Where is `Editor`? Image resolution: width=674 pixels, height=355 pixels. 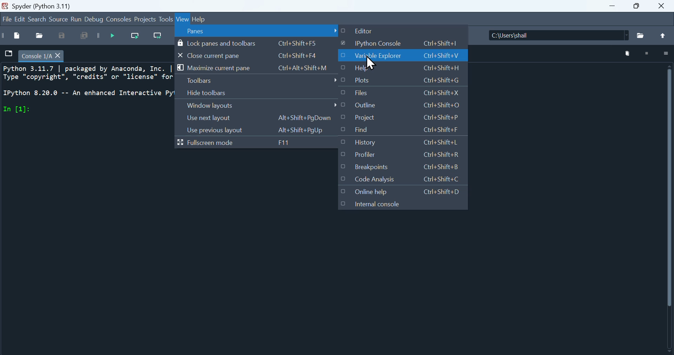
Editor is located at coordinates (396, 31).